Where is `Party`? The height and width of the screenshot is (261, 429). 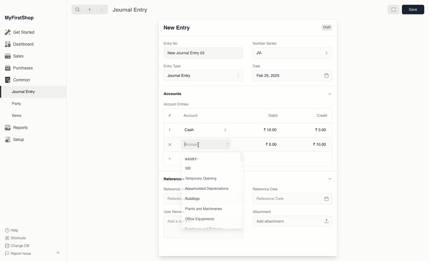 Party is located at coordinates (17, 103).